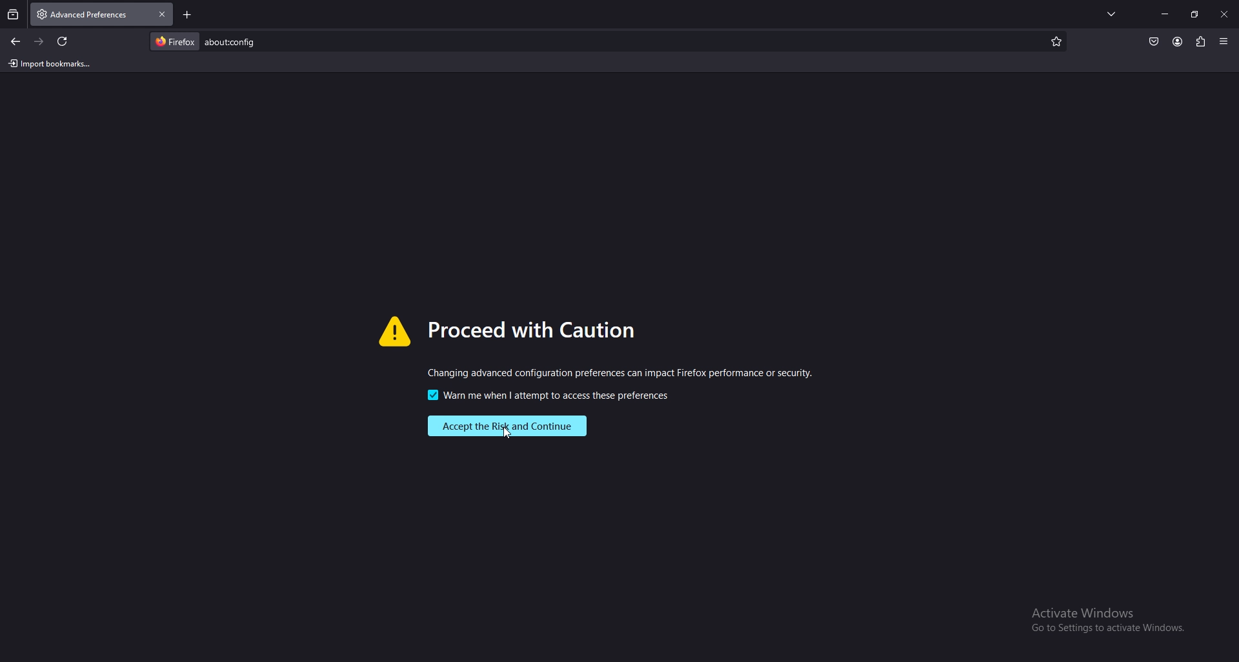 Image resolution: width=1239 pixels, height=662 pixels. Describe the element at coordinates (62, 41) in the screenshot. I see `refresh` at that location.